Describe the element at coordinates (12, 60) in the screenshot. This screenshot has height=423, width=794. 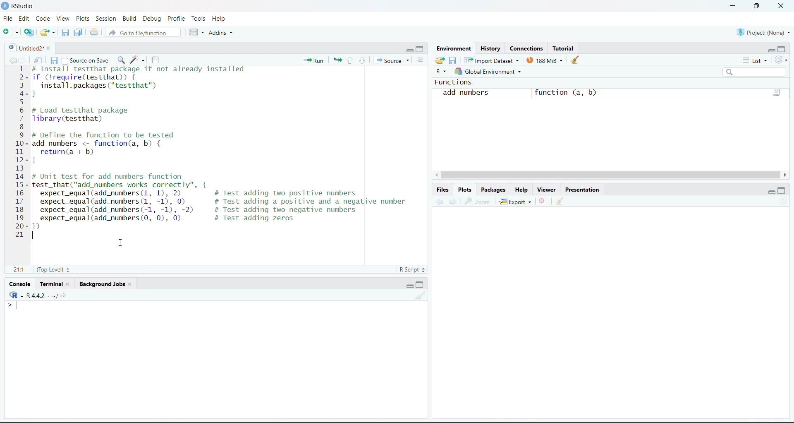
I see `previous` at that location.